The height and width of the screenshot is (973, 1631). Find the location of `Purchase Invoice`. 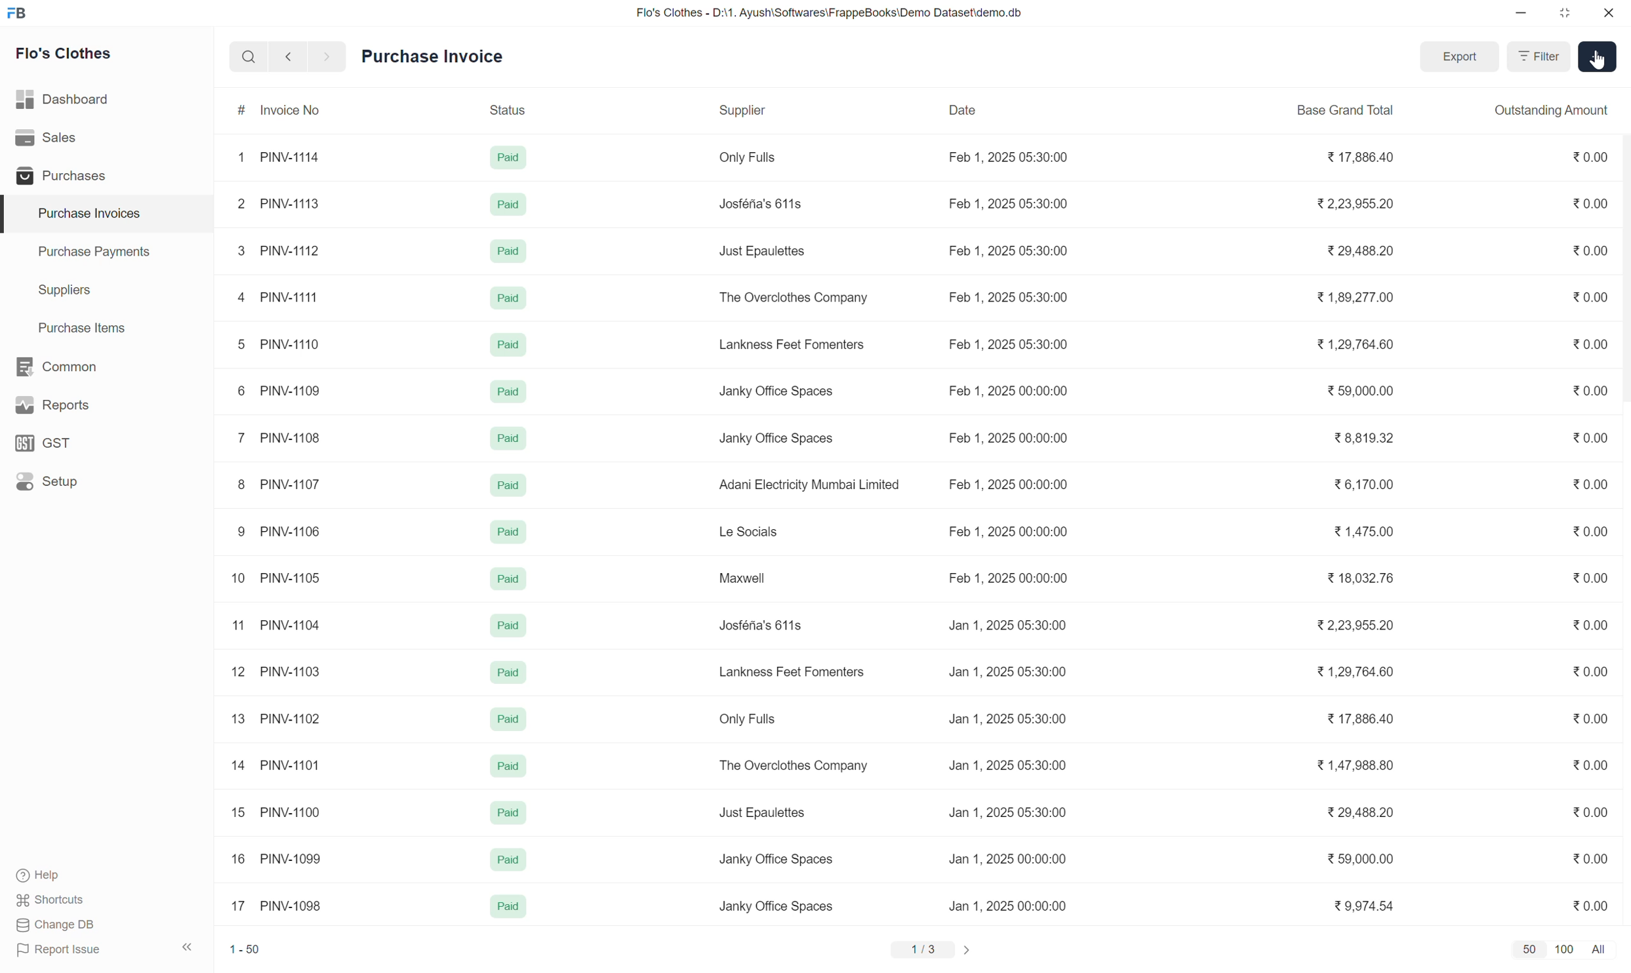

Purchase Invoice is located at coordinates (432, 56).